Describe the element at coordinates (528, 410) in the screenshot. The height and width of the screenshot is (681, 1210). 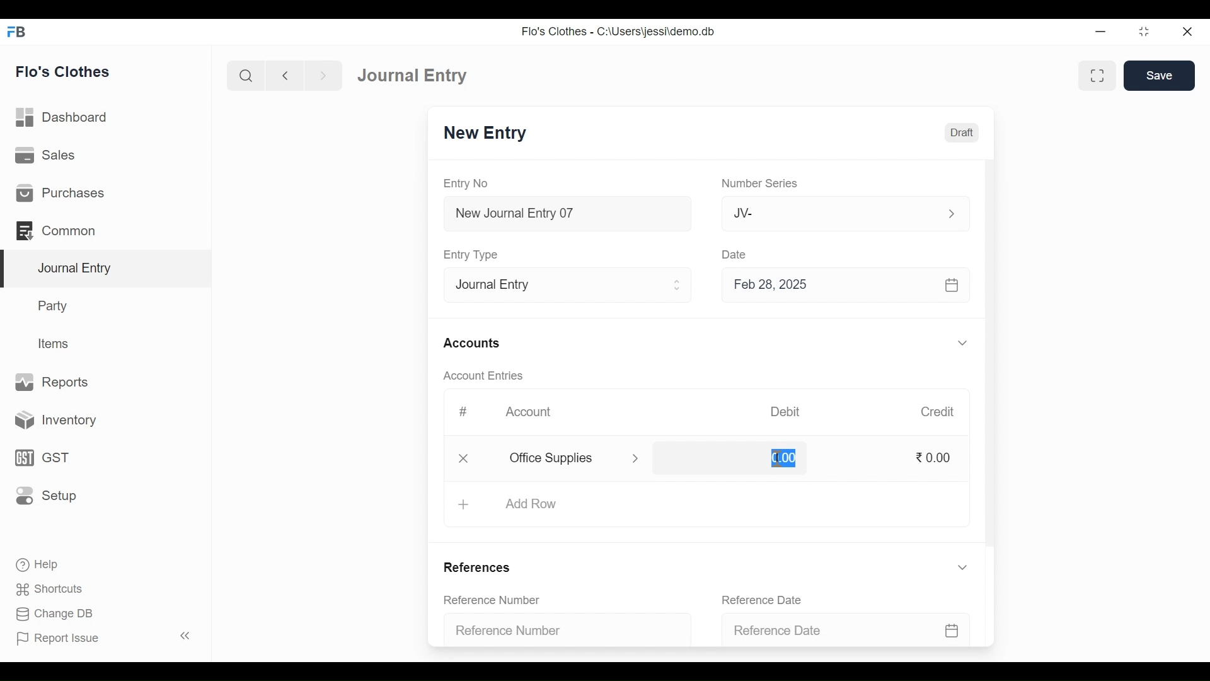
I see `Account` at that location.